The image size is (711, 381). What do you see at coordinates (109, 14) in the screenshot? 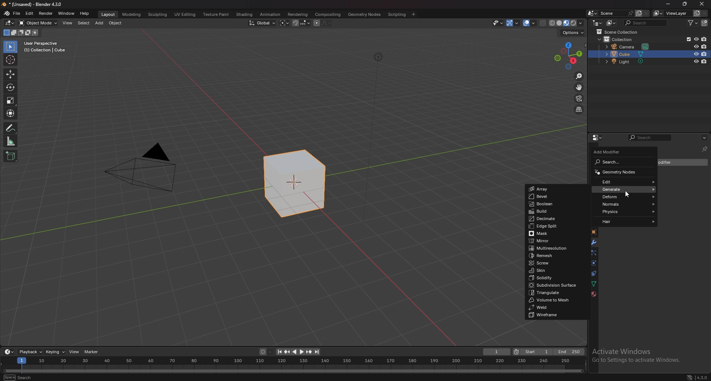
I see `layout` at bounding box center [109, 14].